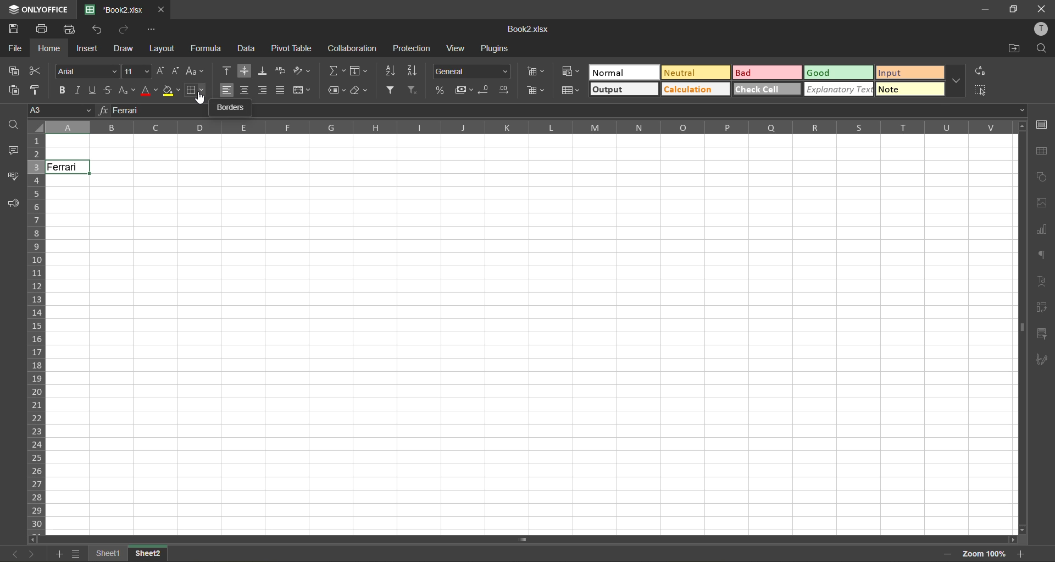  What do you see at coordinates (1041, 49) in the screenshot?
I see `find` at bounding box center [1041, 49].